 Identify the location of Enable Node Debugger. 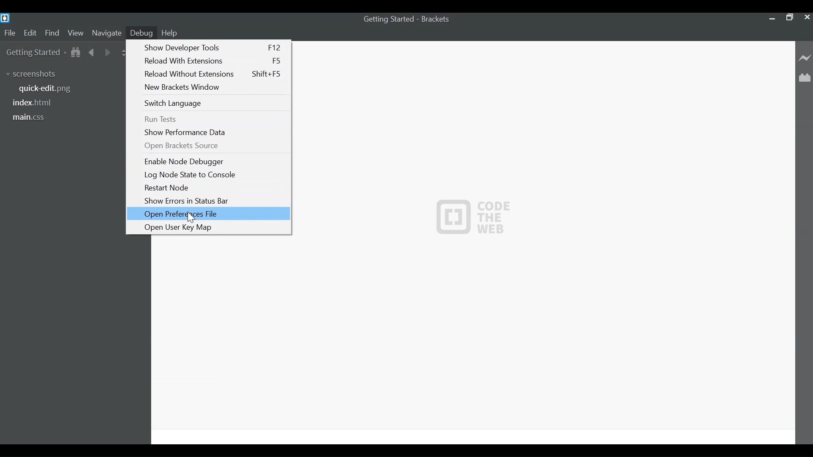
(213, 162).